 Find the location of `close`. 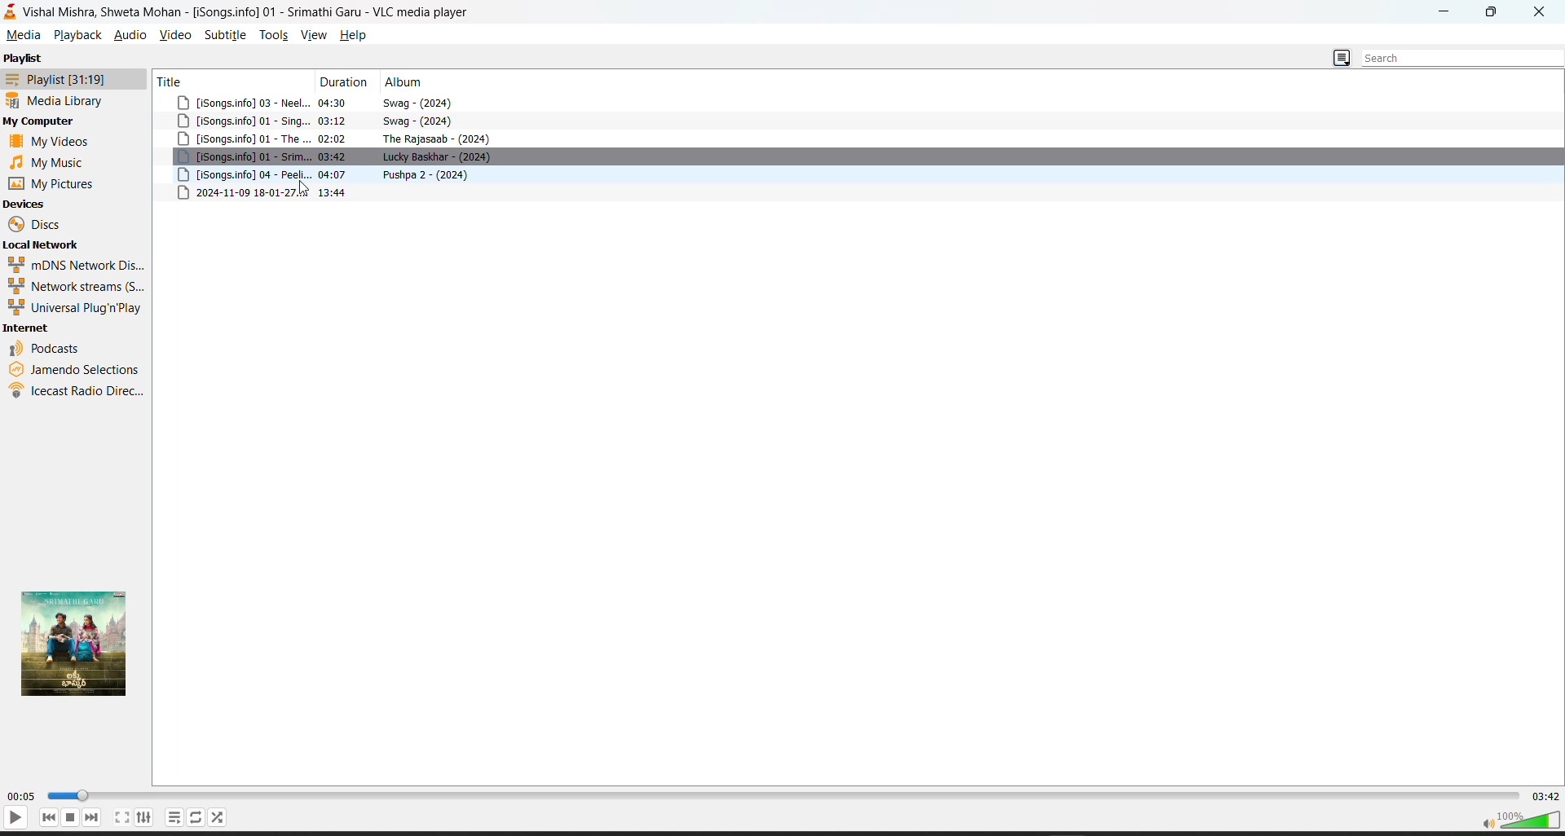

close is located at coordinates (1539, 11).